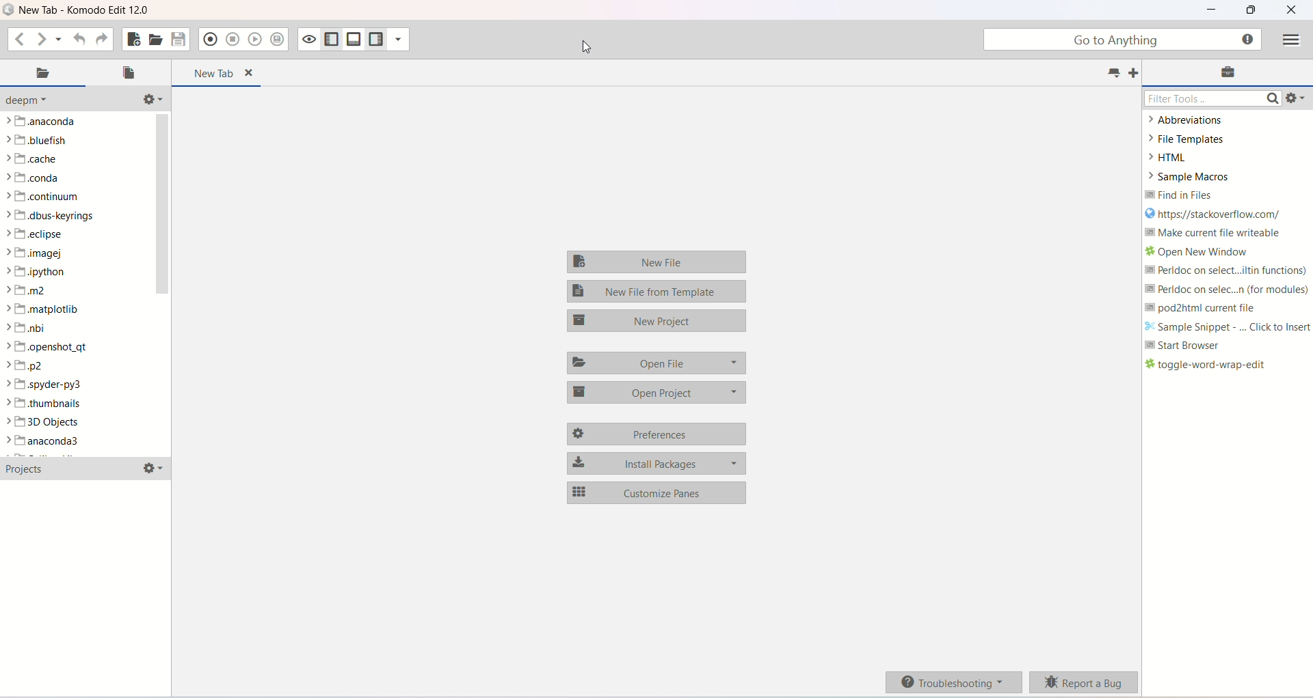 The height and width of the screenshot is (698, 1313). What do you see at coordinates (587, 47) in the screenshot?
I see `cursor` at bounding box center [587, 47].